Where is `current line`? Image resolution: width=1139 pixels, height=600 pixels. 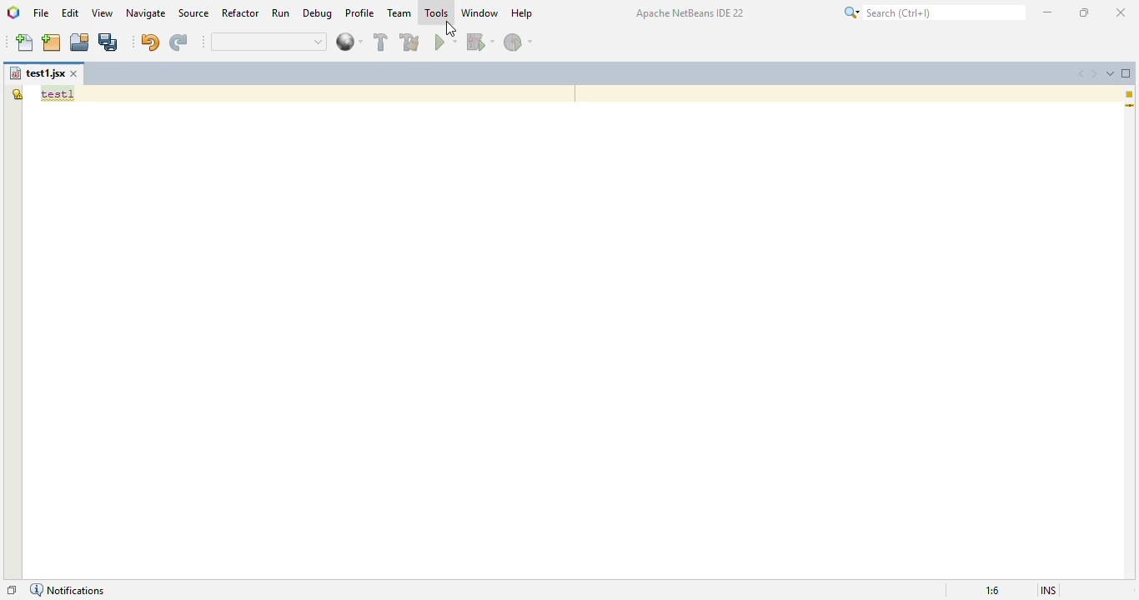 current line is located at coordinates (1130, 107).